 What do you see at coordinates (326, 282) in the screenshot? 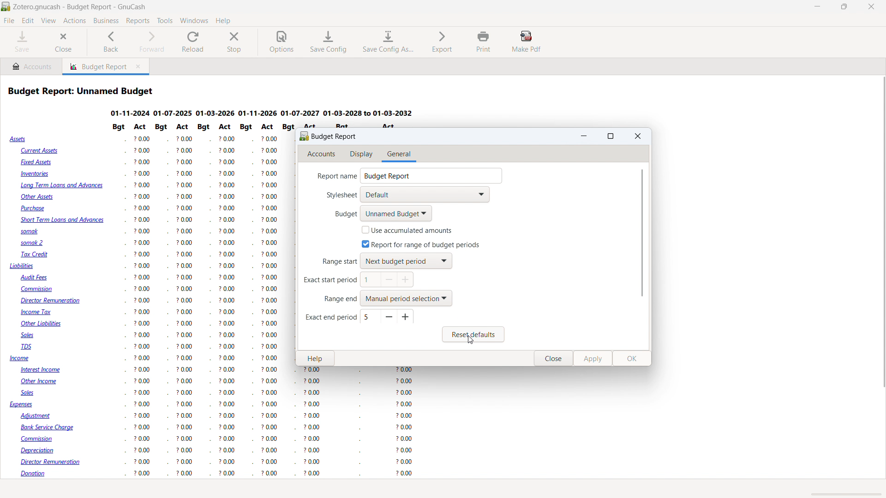
I see `| Exact start period` at bounding box center [326, 282].